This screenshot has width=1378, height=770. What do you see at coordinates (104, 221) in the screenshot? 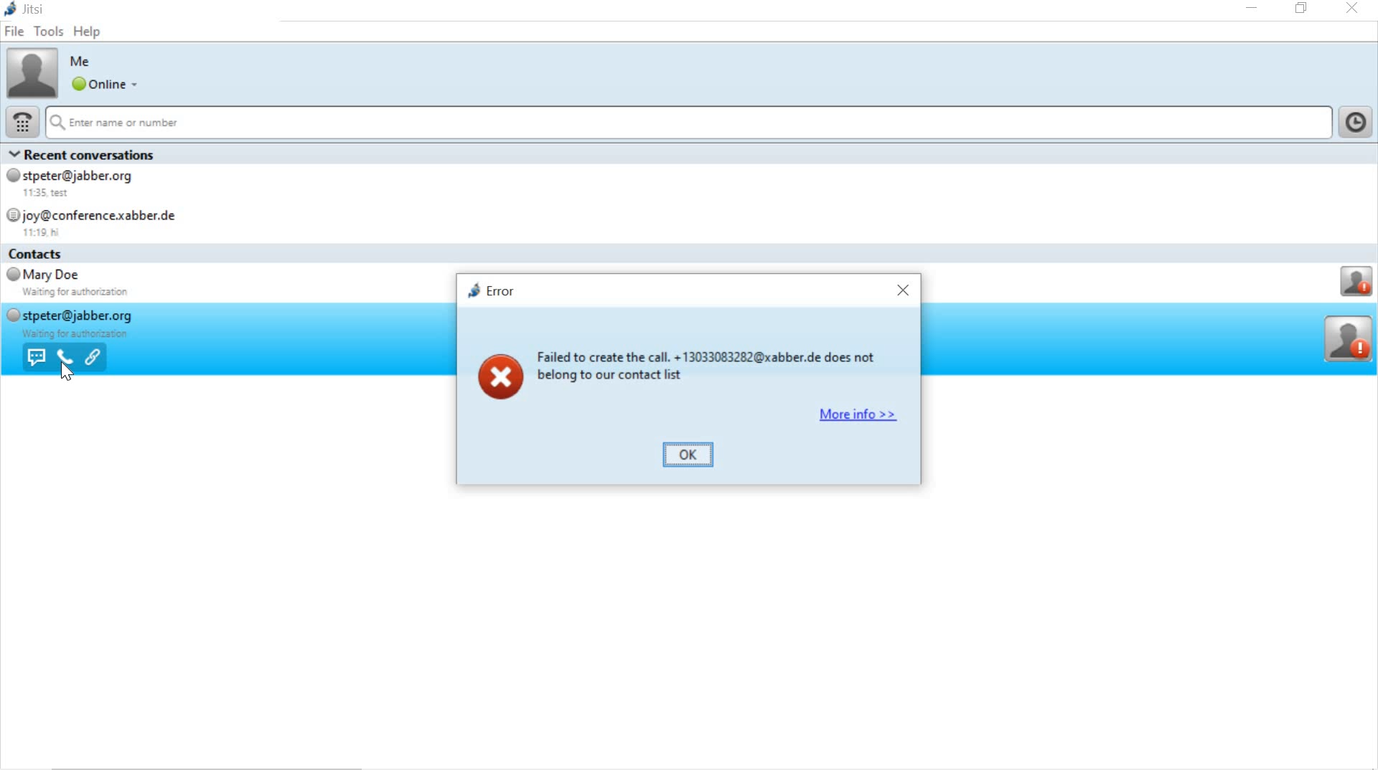
I see ` joy@conferencexabber.de 11:19 K` at bounding box center [104, 221].